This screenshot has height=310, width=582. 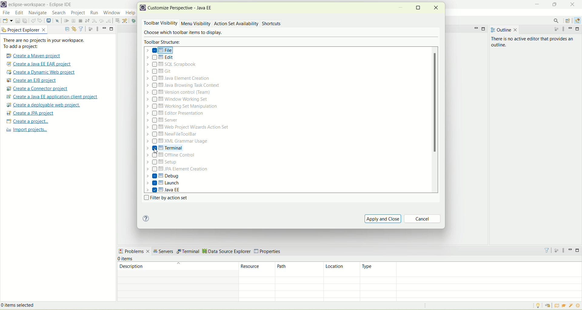 What do you see at coordinates (164, 198) in the screenshot?
I see `filter by action set` at bounding box center [164, 198].